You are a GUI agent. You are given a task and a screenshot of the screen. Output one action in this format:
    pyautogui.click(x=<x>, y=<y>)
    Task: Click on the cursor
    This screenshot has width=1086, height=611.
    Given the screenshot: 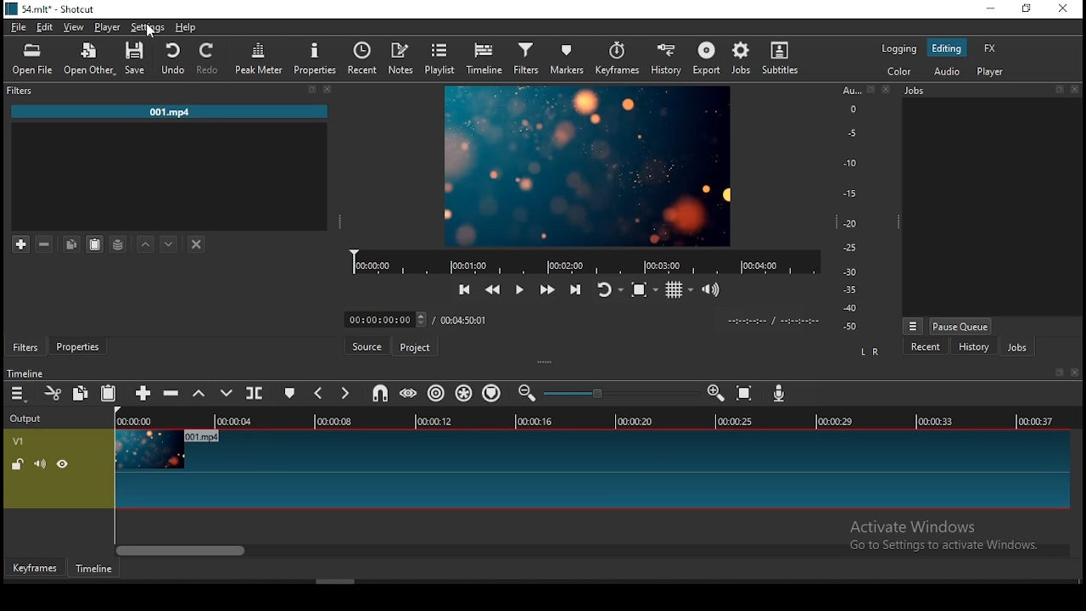 What is the action you would take?
    pyautogui.click(x=154, y=35)
    